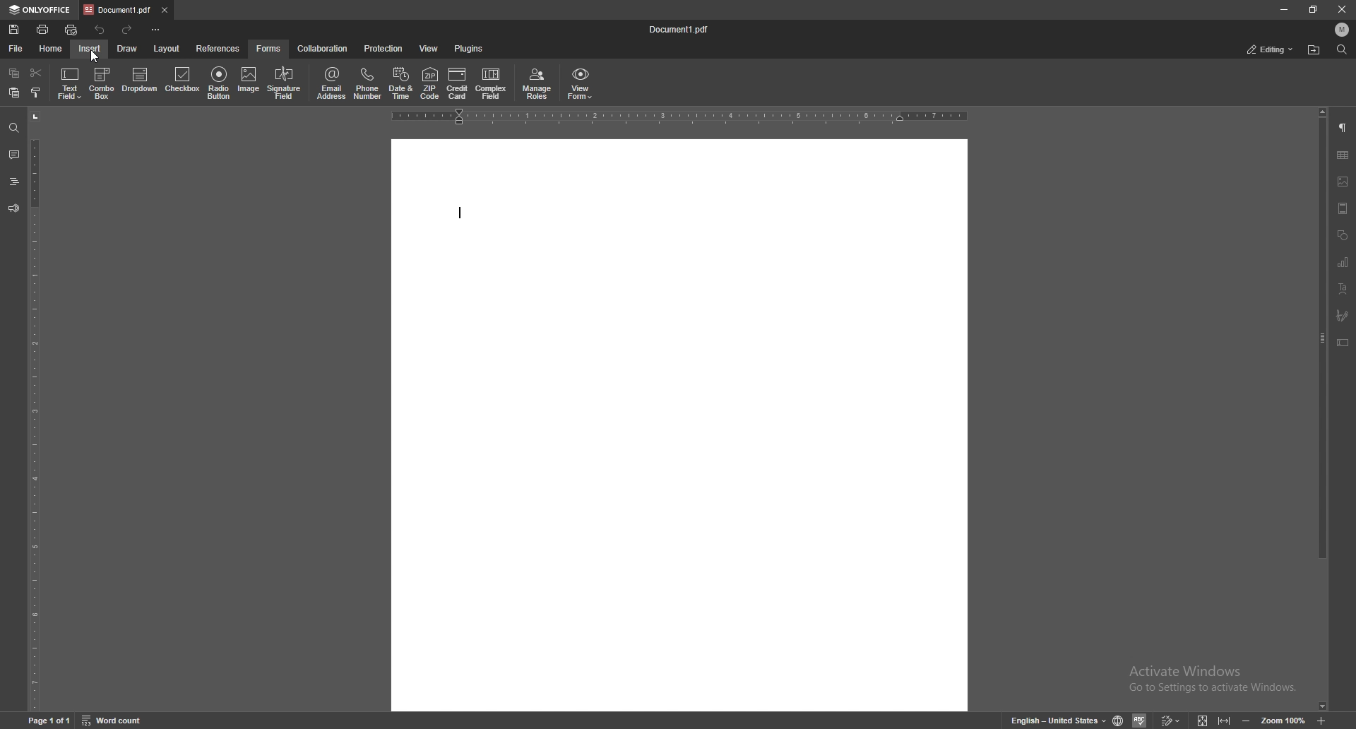 The height and width of the screenshot is (729, 1356). What do you see at coordinates (34, 410) in the screenshot?
I see `vertical scale` at bounding box center [34, 410].